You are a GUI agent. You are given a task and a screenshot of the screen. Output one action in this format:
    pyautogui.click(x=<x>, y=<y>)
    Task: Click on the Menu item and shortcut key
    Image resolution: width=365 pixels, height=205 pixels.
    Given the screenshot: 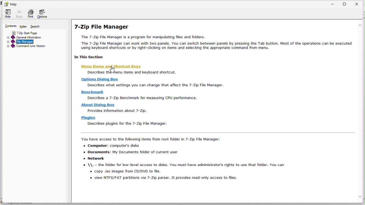 What is the action you would take?
    pyautogui.click(x=128, y=66)
    